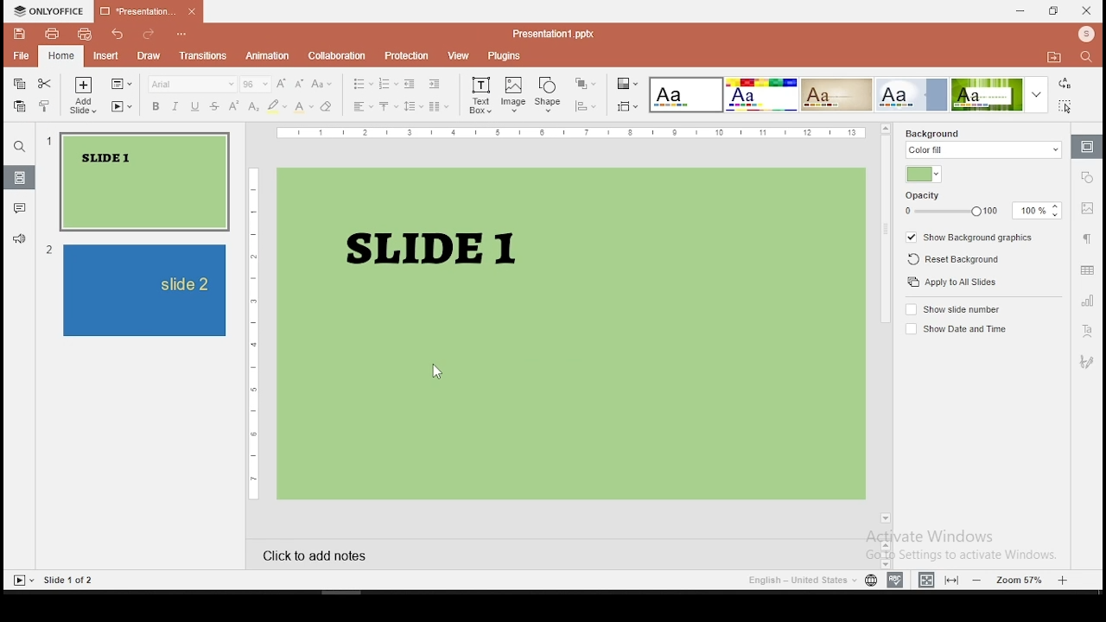 This screenshot has height=622, width=1106. What do you see at coordinates (887, 552) in the screenshot?
I see `Scrollbar` at bounding box center [887, 552].